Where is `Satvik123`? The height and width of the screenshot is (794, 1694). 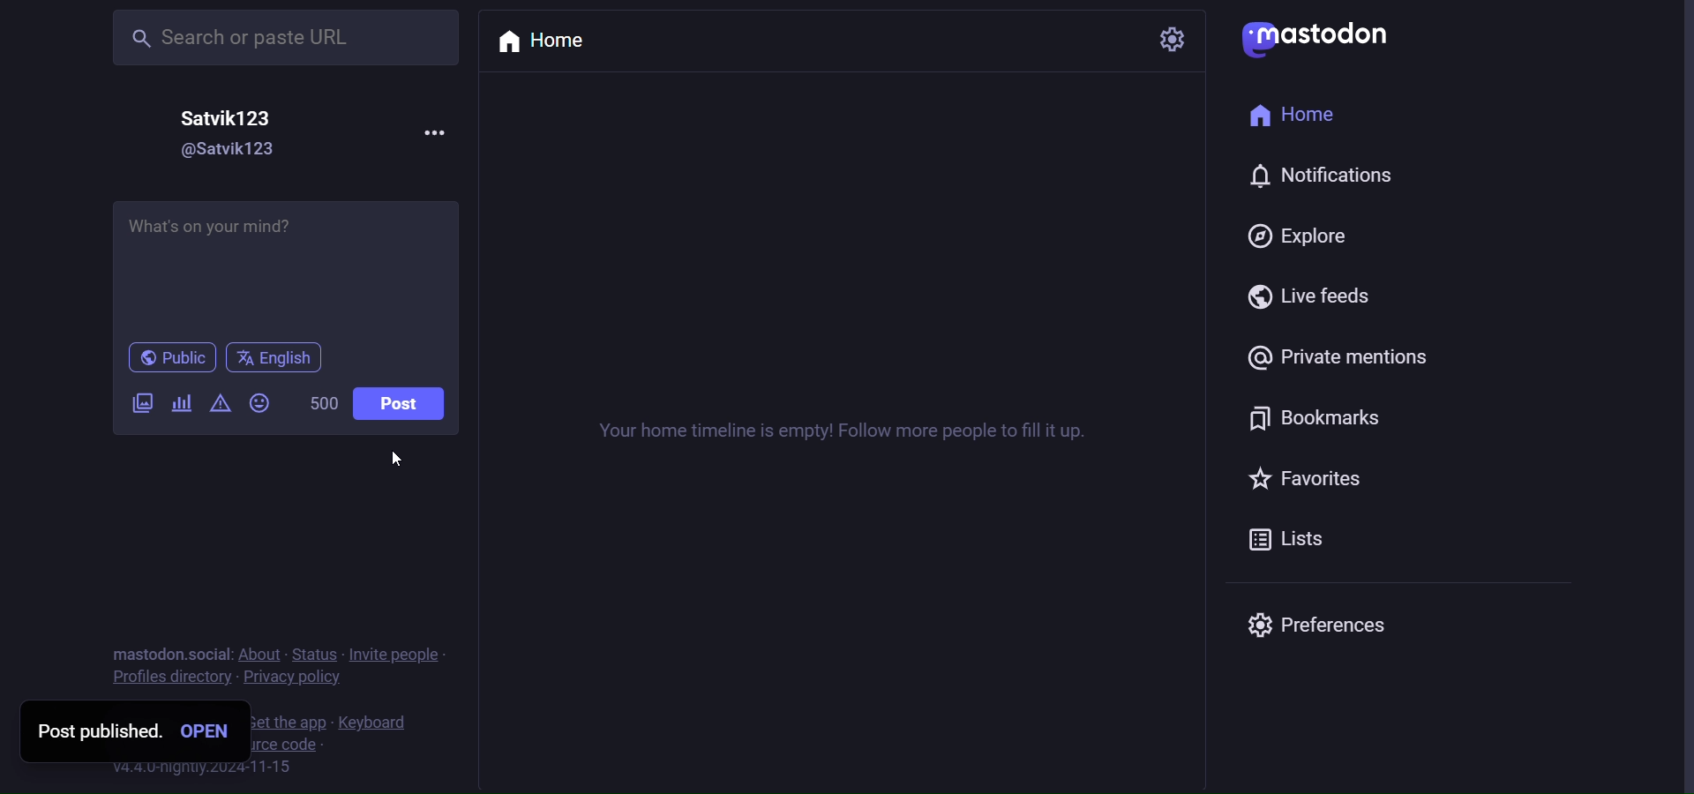 Satvik123 is located at coordinates (234, 116).